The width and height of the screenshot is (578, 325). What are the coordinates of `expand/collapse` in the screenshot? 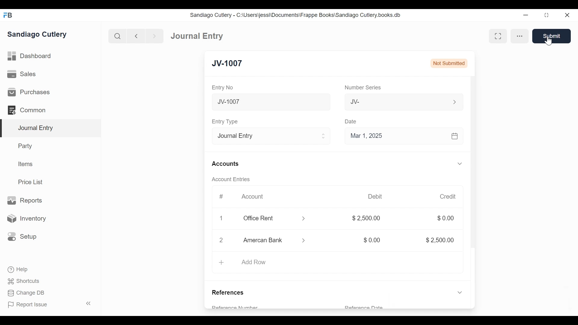 It's located at (459, 163).